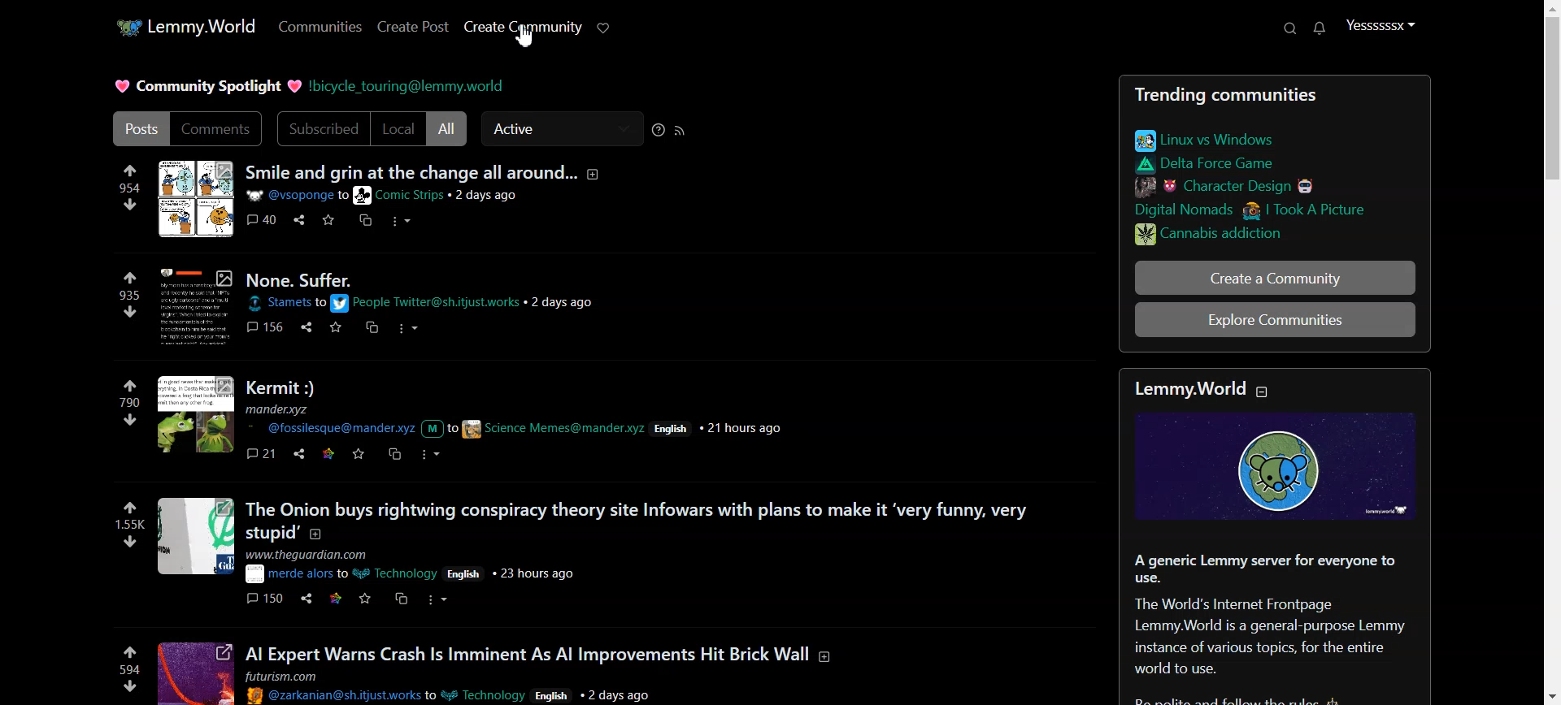 The image size is (1561, 705). I want to click on Search, so click(1292, 28).